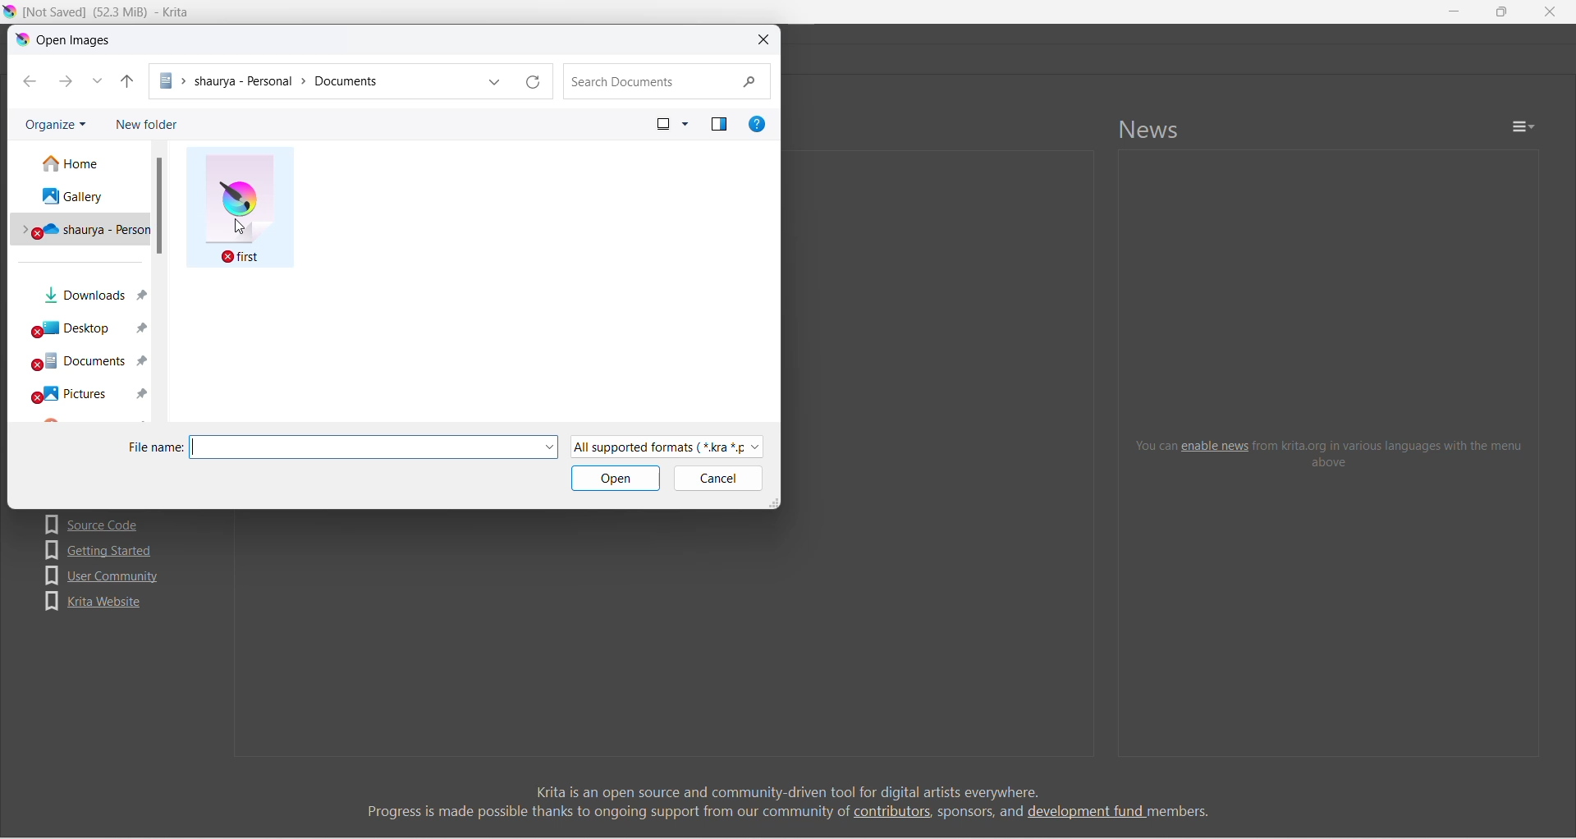  I want to click on scroll bar, so click(158, 206).